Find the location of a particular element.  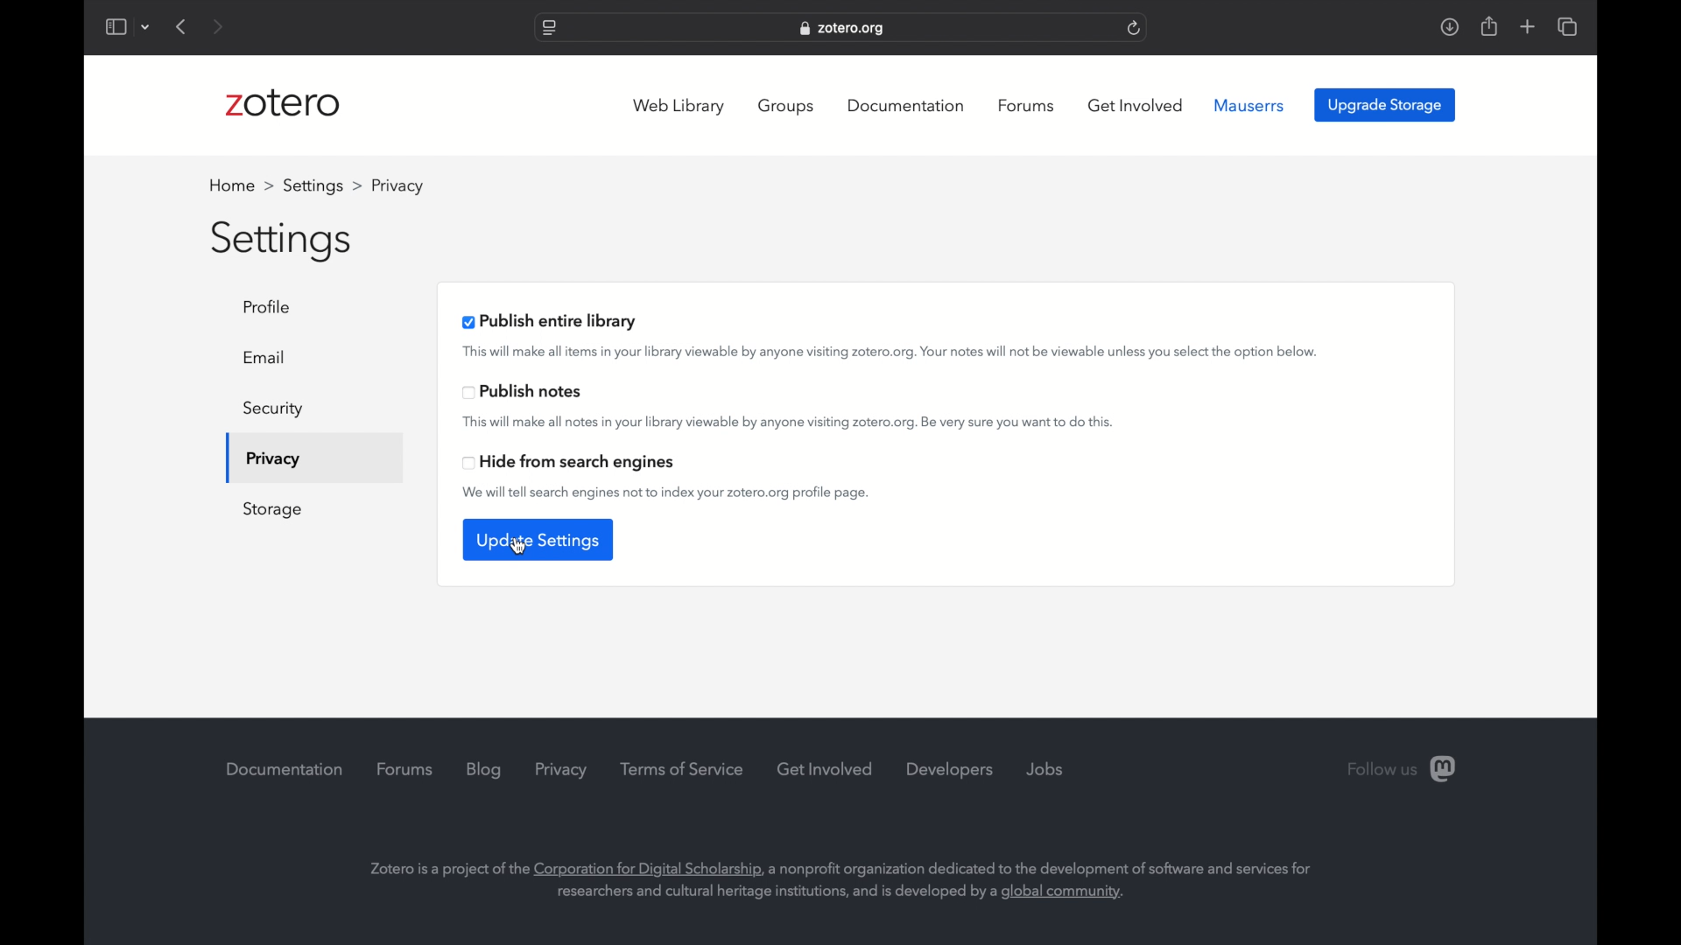

developers is located at coordinates (950, 770).